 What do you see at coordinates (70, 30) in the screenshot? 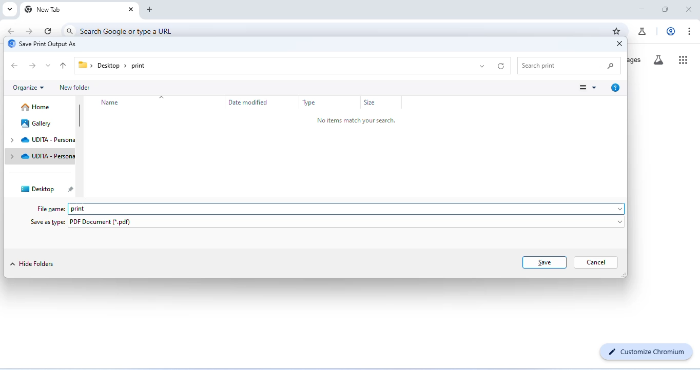
I see `search icon` at bounding box center [70, 30].